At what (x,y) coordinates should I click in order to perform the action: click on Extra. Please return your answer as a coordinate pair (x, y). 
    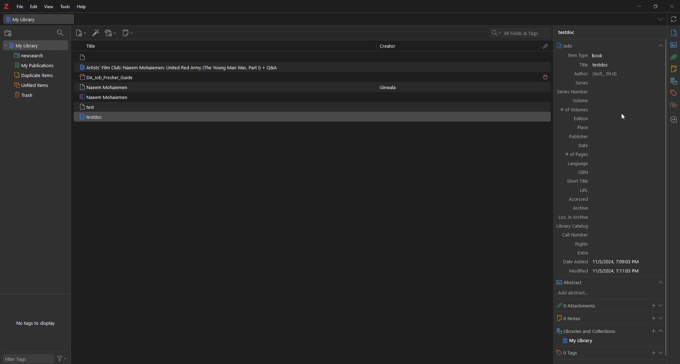
    Looking at the image, I should click on (584, 253).